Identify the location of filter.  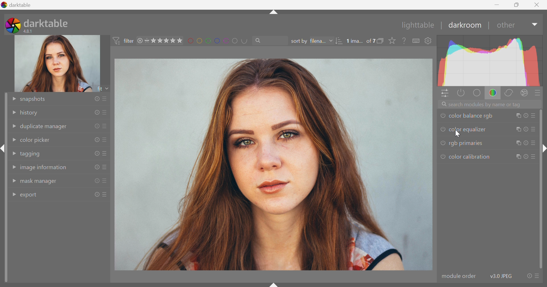
(123, 40).